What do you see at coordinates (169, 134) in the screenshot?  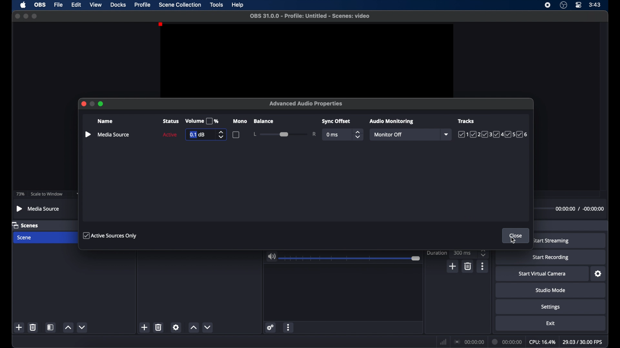 I see `active` at bounding box center [169, 134].